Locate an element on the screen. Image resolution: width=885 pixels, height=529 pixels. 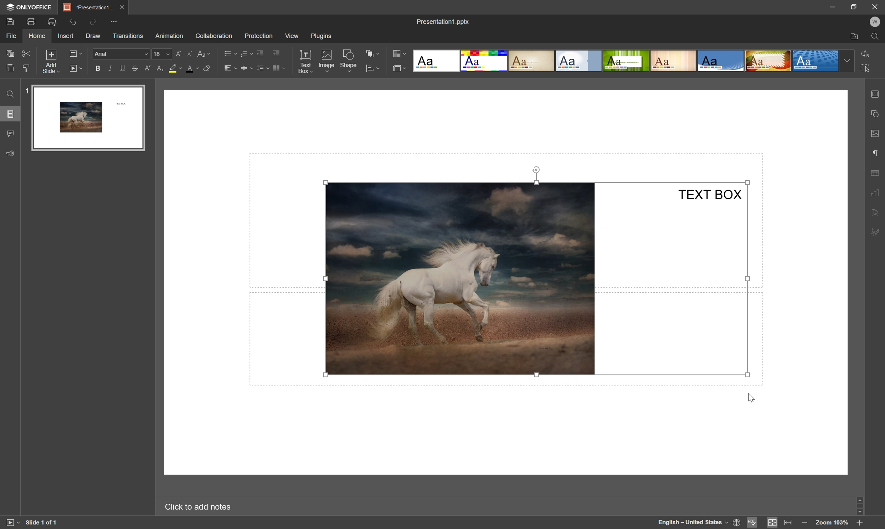
zoom 100% is located at coordinates (832, 523).